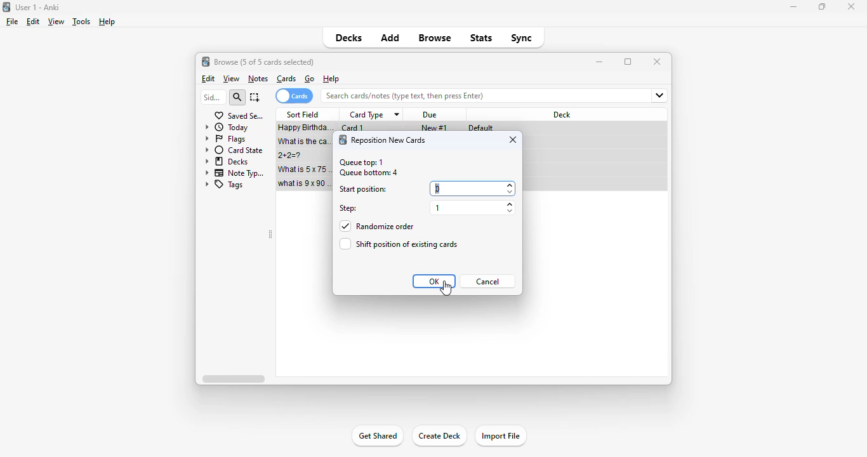 Image resolution: width=867 pixels, height=457 pixels. What do you see at coordinates (501, 435) in the screenshot?
I see `import file` at bounding box center [501, 435].